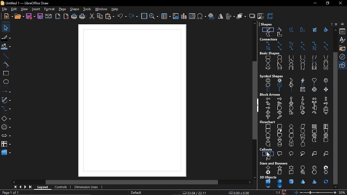 The image size is (347, 195). I want to click on copy, so click(100, 16).